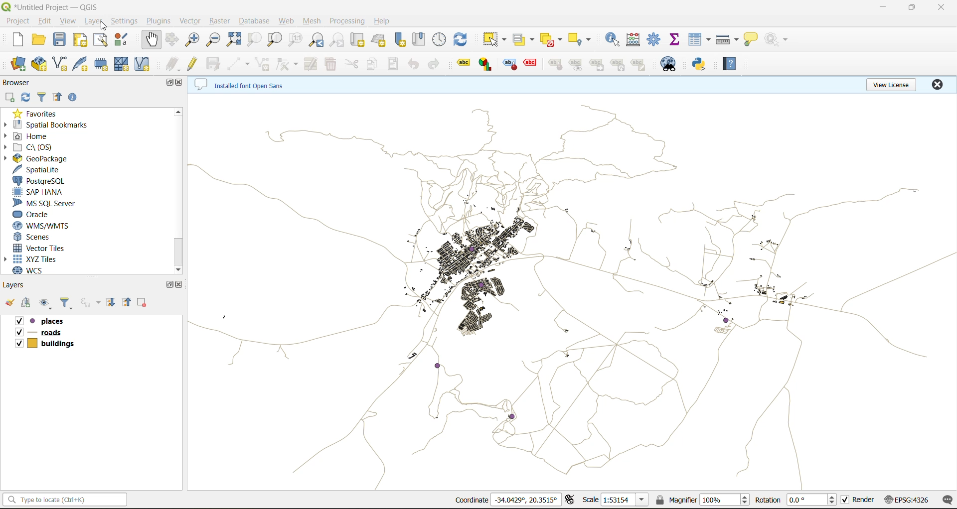  What do you see at coordinates (104, 28) in the screenshot?
I see `cursor` at bounding box center [104, 28].